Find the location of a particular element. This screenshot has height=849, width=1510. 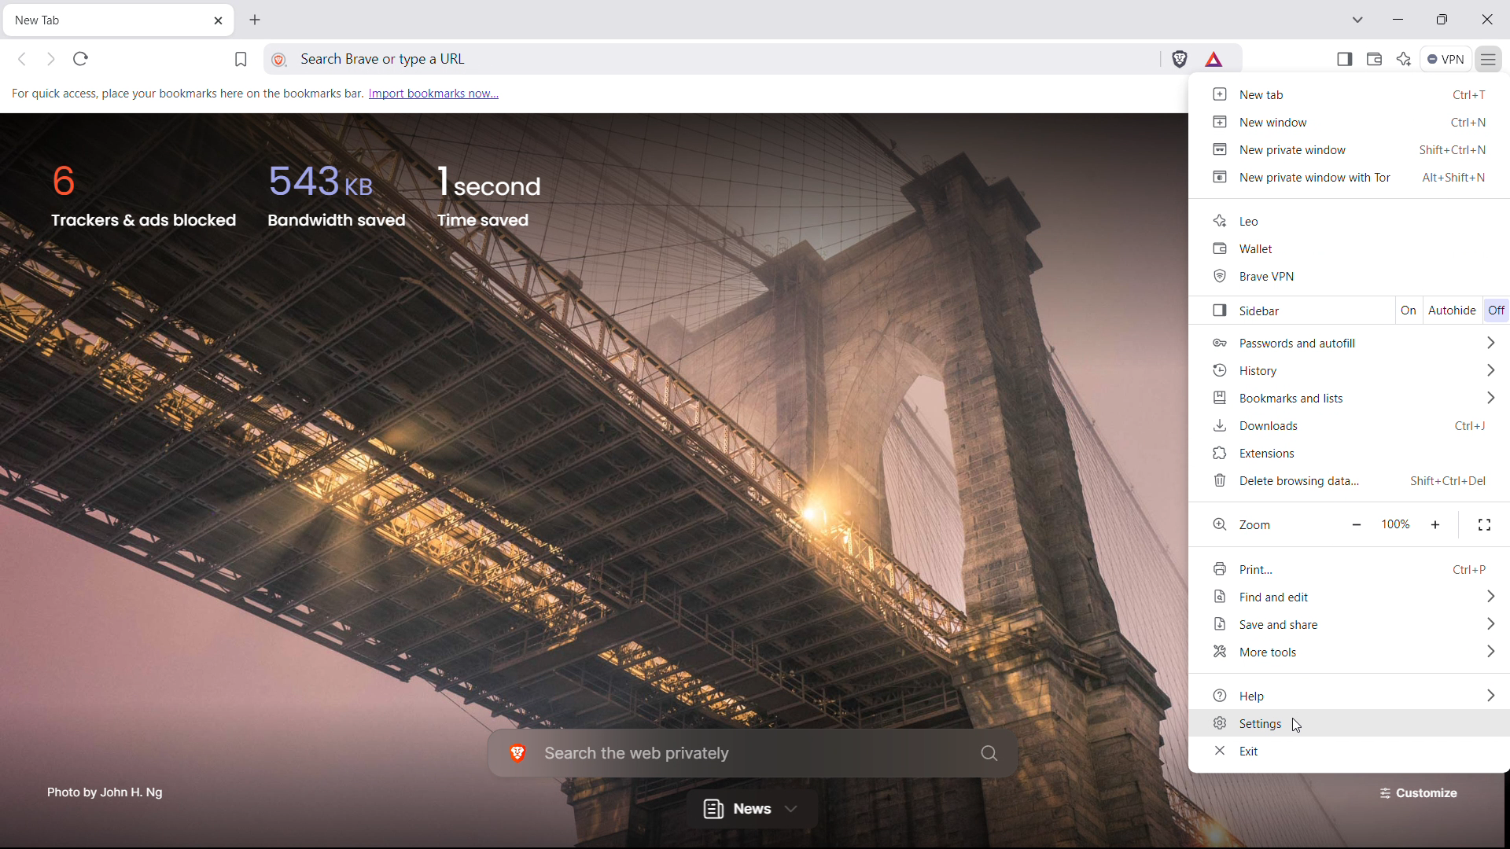

trackers and ads blocked is located at coordinates (145, 224).